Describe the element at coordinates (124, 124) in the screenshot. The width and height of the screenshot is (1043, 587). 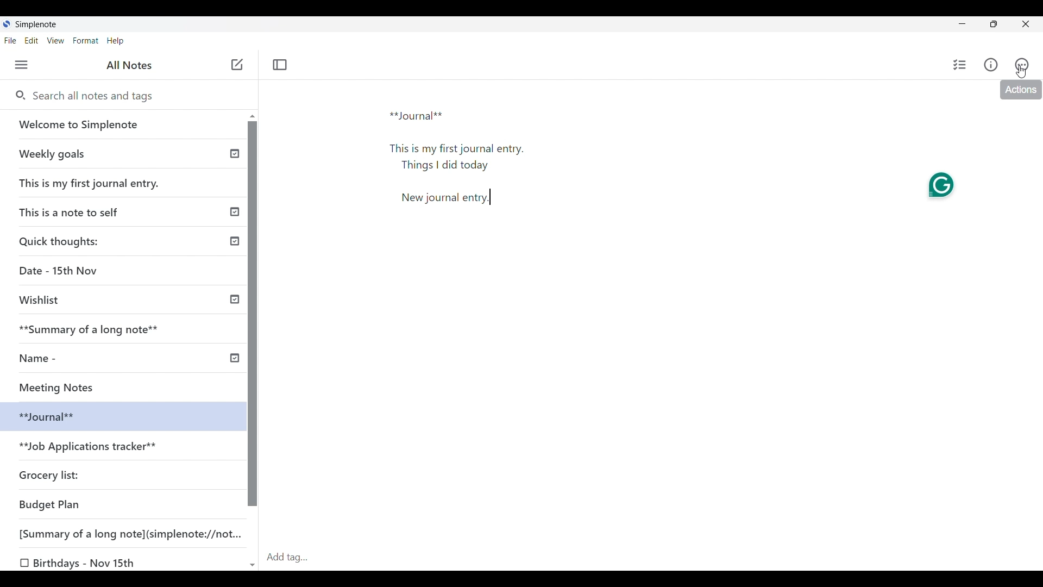
I see `Welcome note by SimpleNote` at that location.